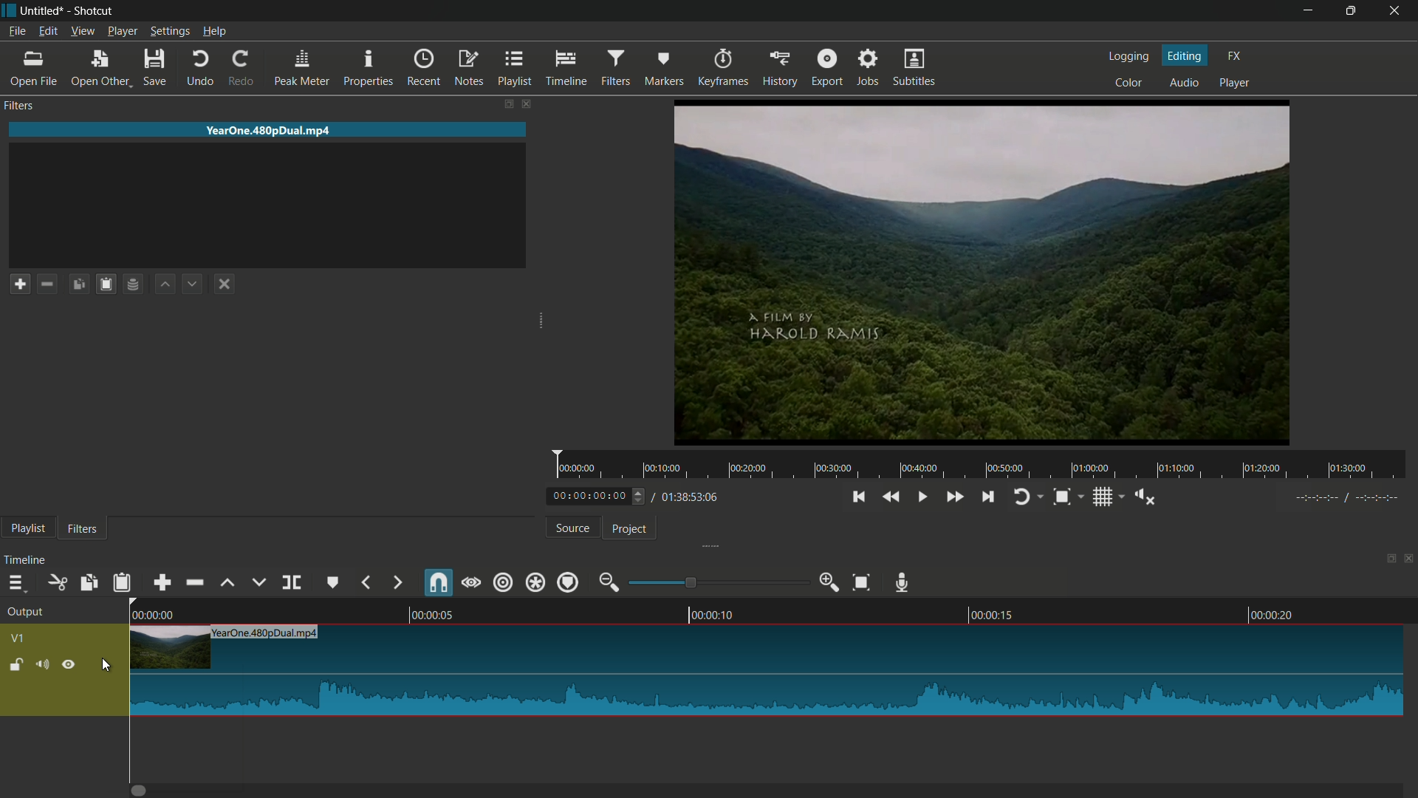 The width and height of the screenshot is (1418, 798). I want to click on save filter set, so click(132, 284).